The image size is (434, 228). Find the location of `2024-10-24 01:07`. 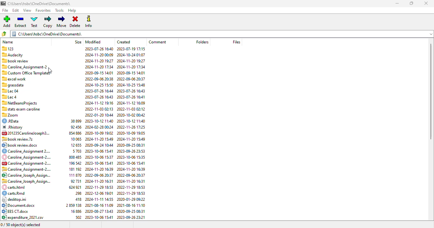

2024-10-24 01:07 is located at coordinates (132, 54).